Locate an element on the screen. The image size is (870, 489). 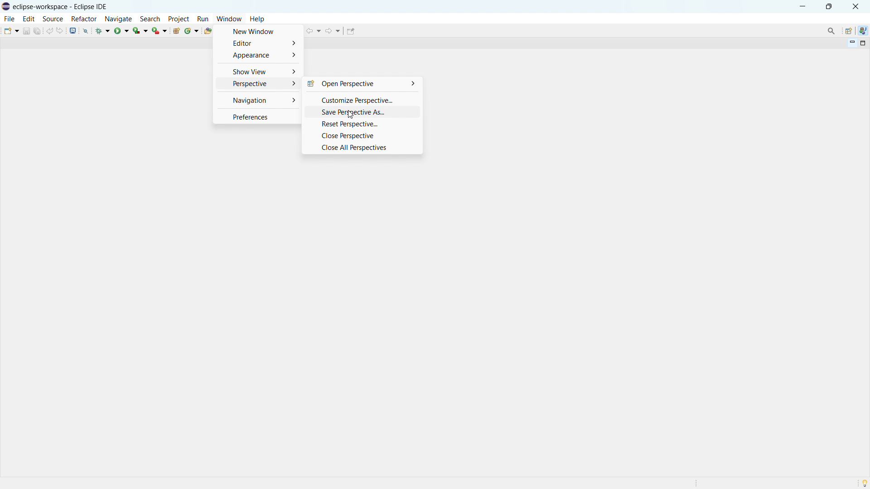
java is located at coordinates (863, 31).